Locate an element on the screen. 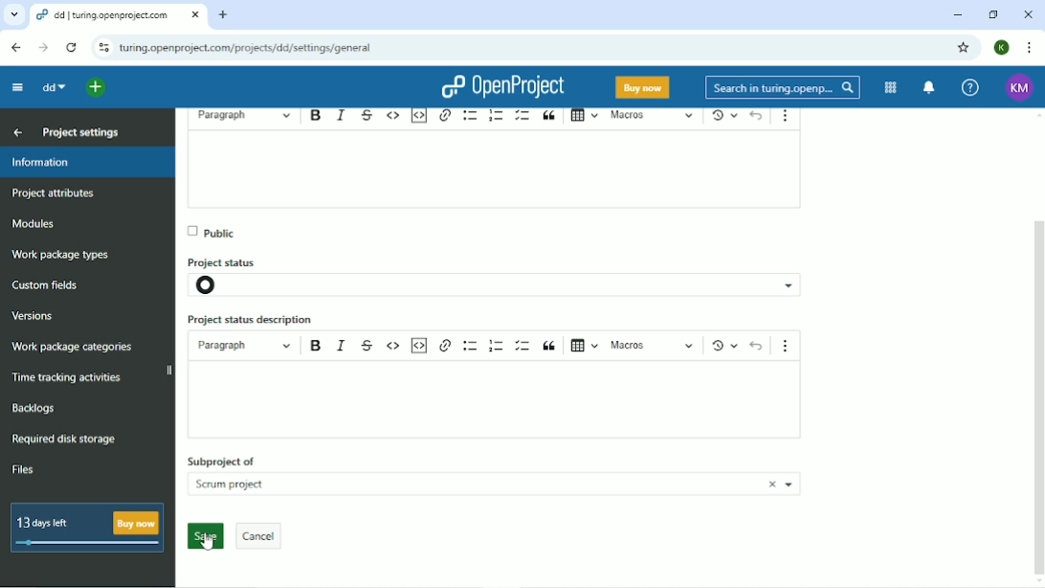  Collapse project menu is located at coordinates (18, 88).